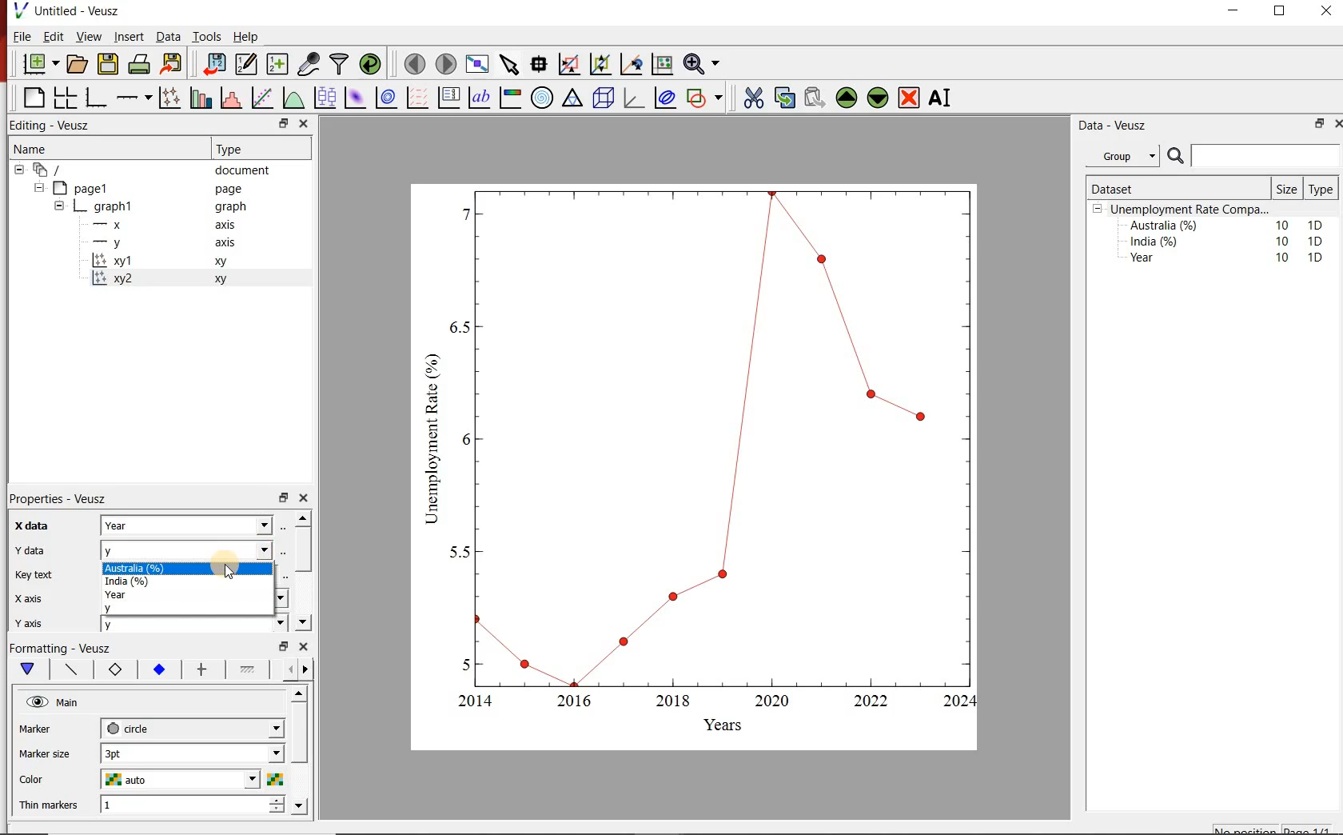 The height and width of the screenshot is (835, 1343). I want to click on Type, so click(250, 149).